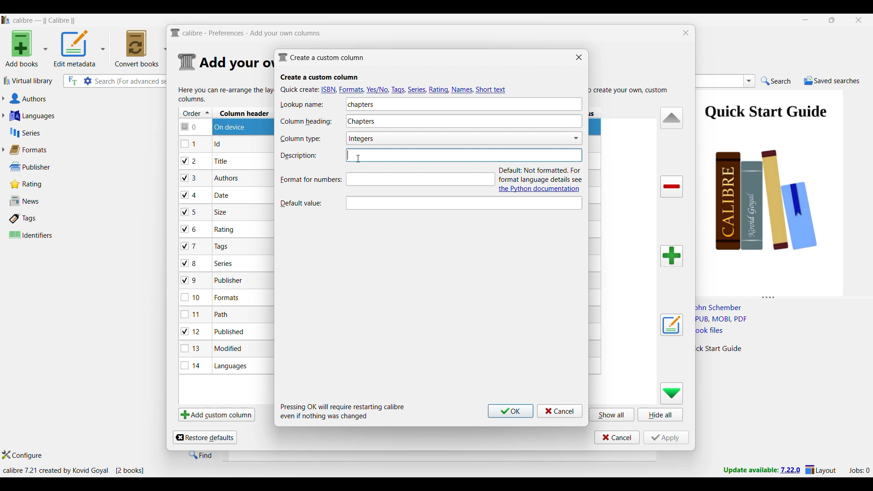  Describe the element at coordinates (555, 138) in the screenshot. I see `Toggle for Show checkmarks` at that location.